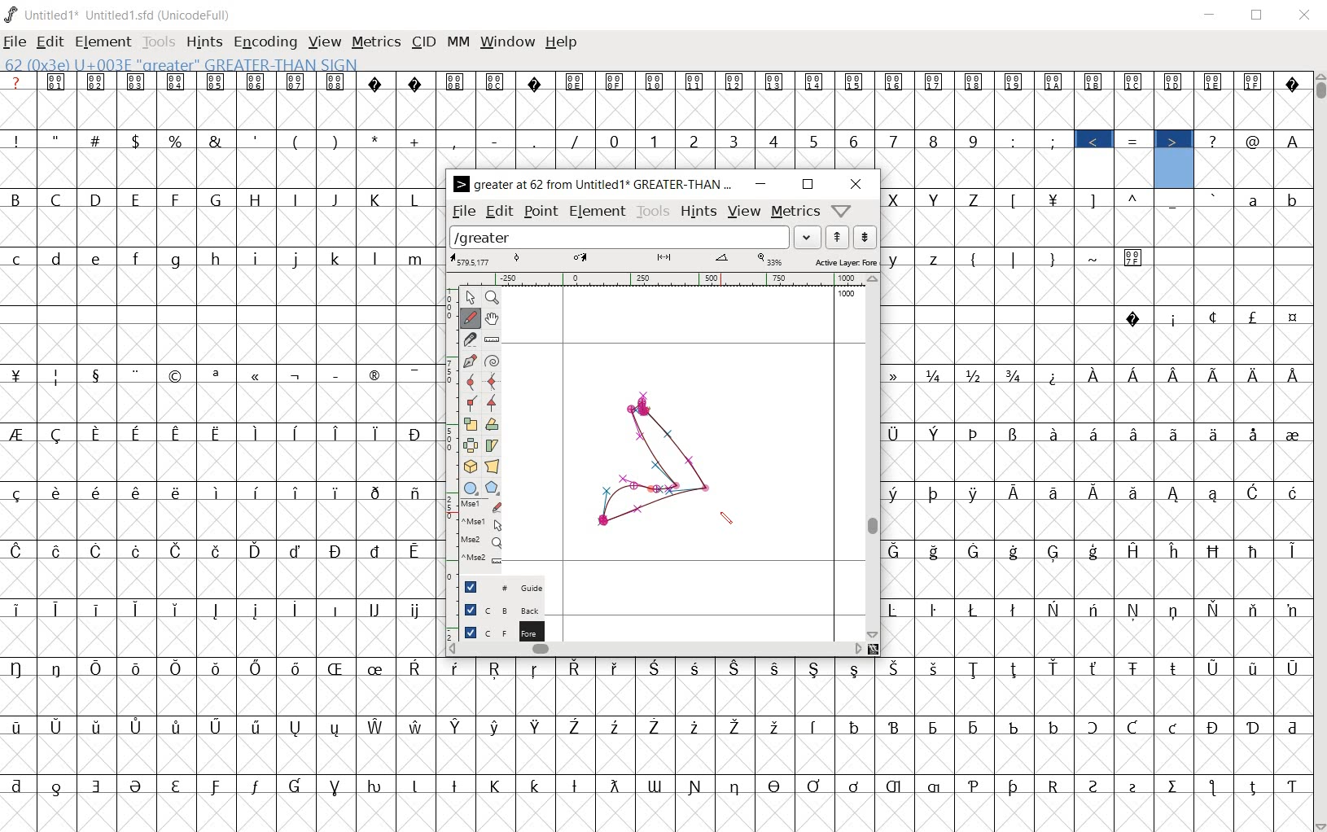  What do you see at coordinates (482, 532) in the screenshot?
I see `mse1 mse1 mse2 mse2` at bounding box center [482, 532].